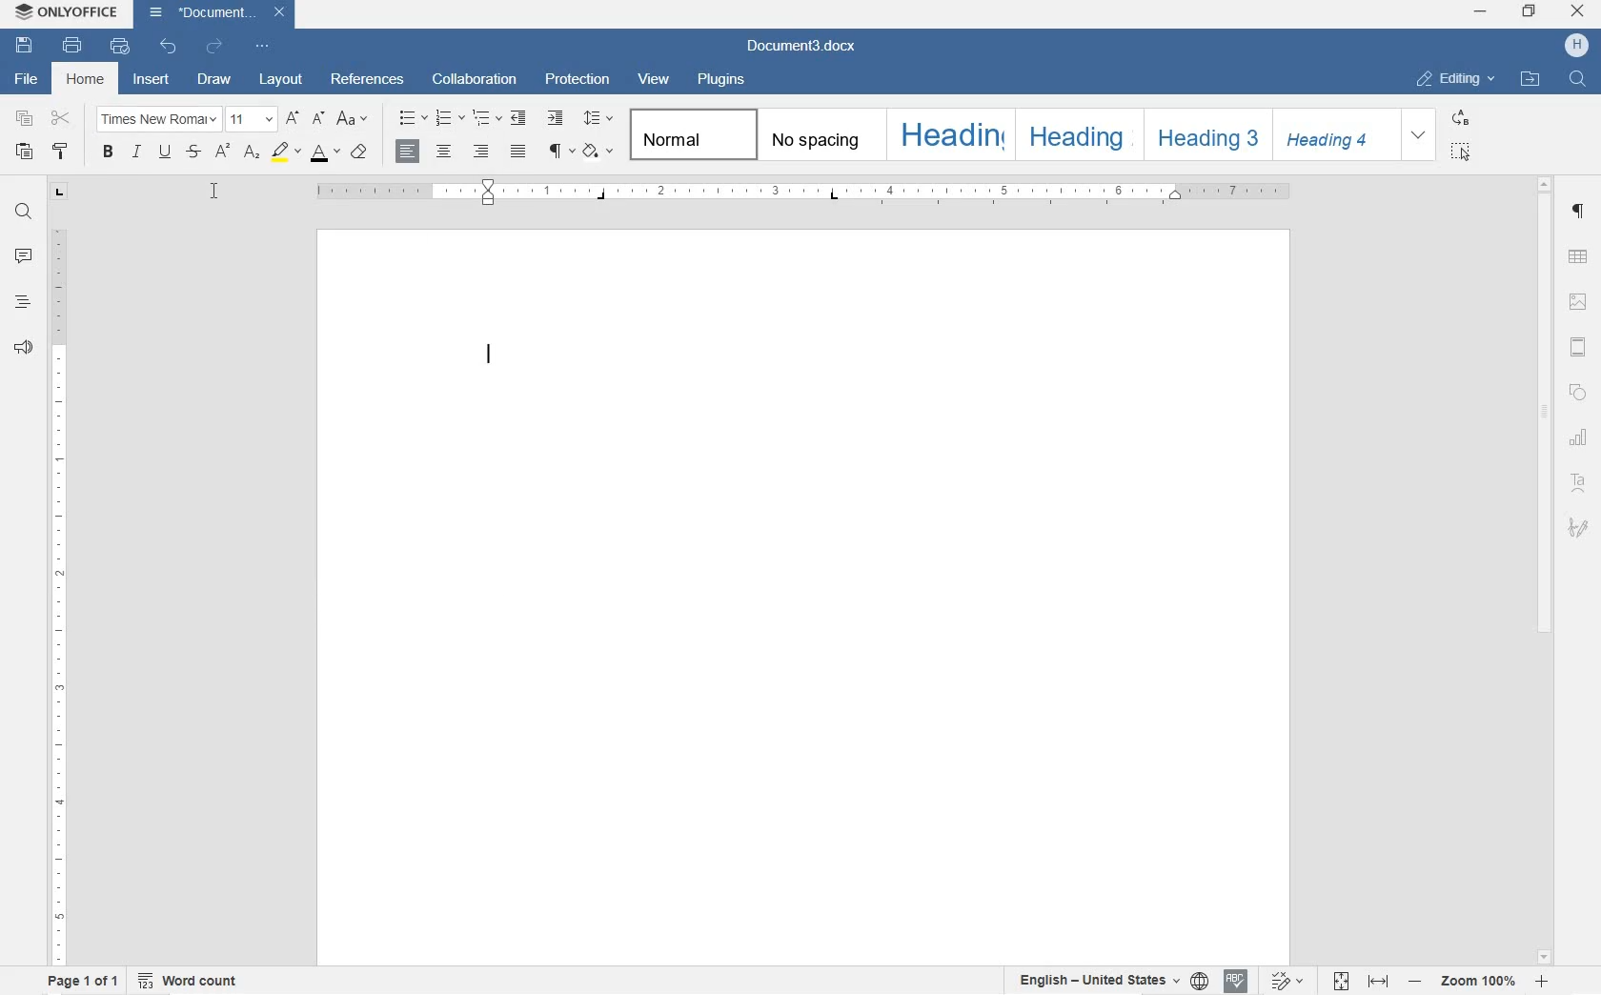 The image size is (1601, 995). I want to click on TRACK CHANGES, so click(1289, 980).